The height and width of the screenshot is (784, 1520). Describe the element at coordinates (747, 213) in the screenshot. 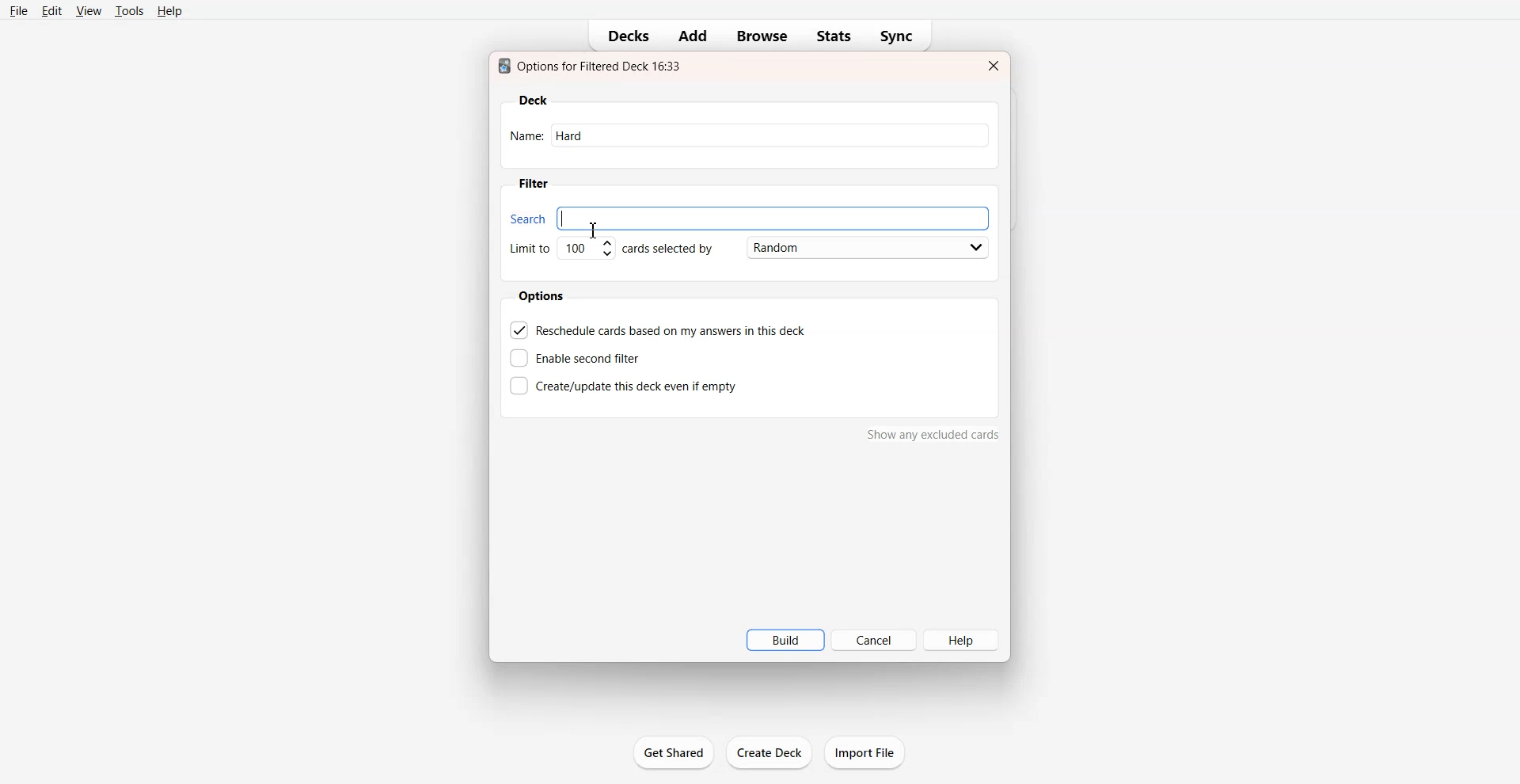

I see `Search bar` at that location.